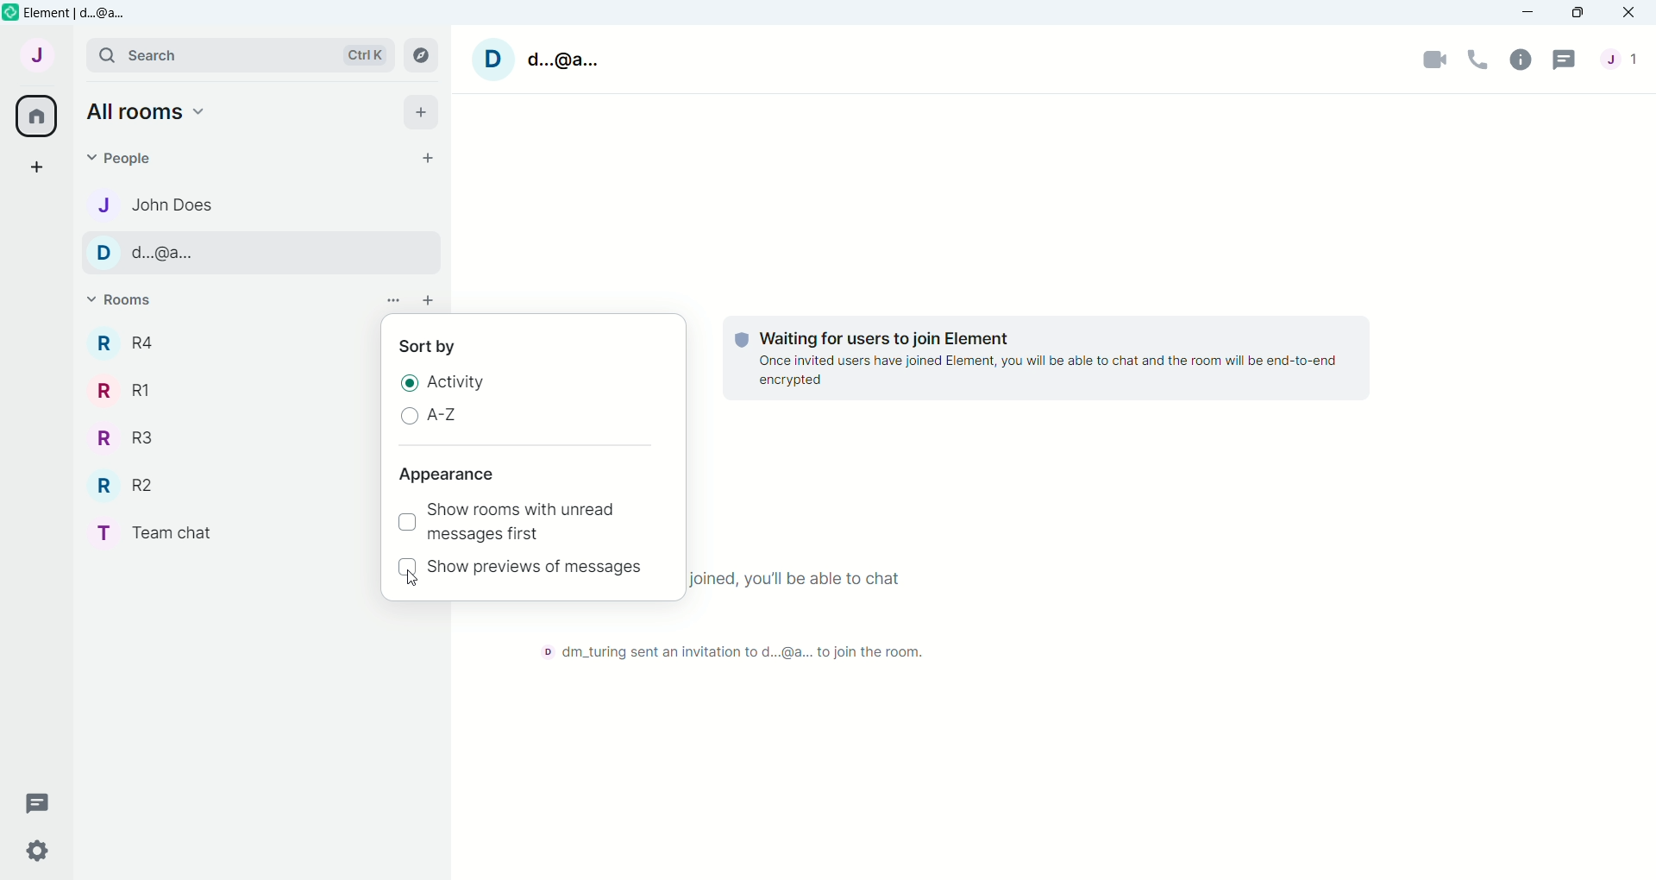 This screenshot has height=880, width=1656. Describe the element at coordinates (425, 111) in the screenshot. I see `add` at that location.